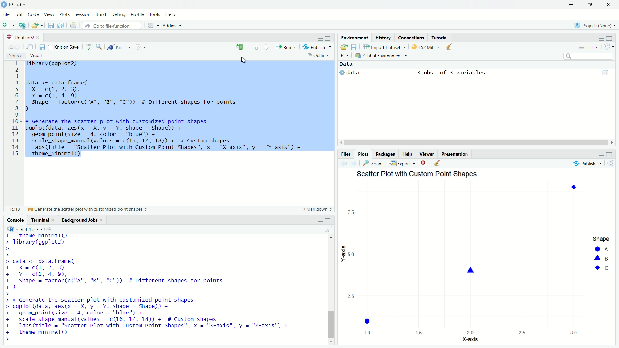 Image resolution: width=619 pixels, height=348 pixels. Describe the element at coordinates (155, 289) in the screenshot. I see `+ theme_minimall)

> Tibrary(ggplot2)

>

>

> data <- data. frame(

+ X=c@, 2, 3),

+ Y=c@, 4, 9,

+ Shape = factor(c("A", "B", "C"™)) # Different shapes for points
+)

>

> # Generate the scatter plot with customized point shapes

> ggplot(data, aes(x = X, y = Y, shape = Shape)) +

+ geom_point(size = 4, color = "blue" +

+ scale_shape_manual(values = c(16, 17, 18)) + # Custom shapes
+ labs(title = "Scatter Plot with Custom Point Shapes", x = "X-axis", y = "Y-axis") +
+ theme_minimal()

>|` at that location.